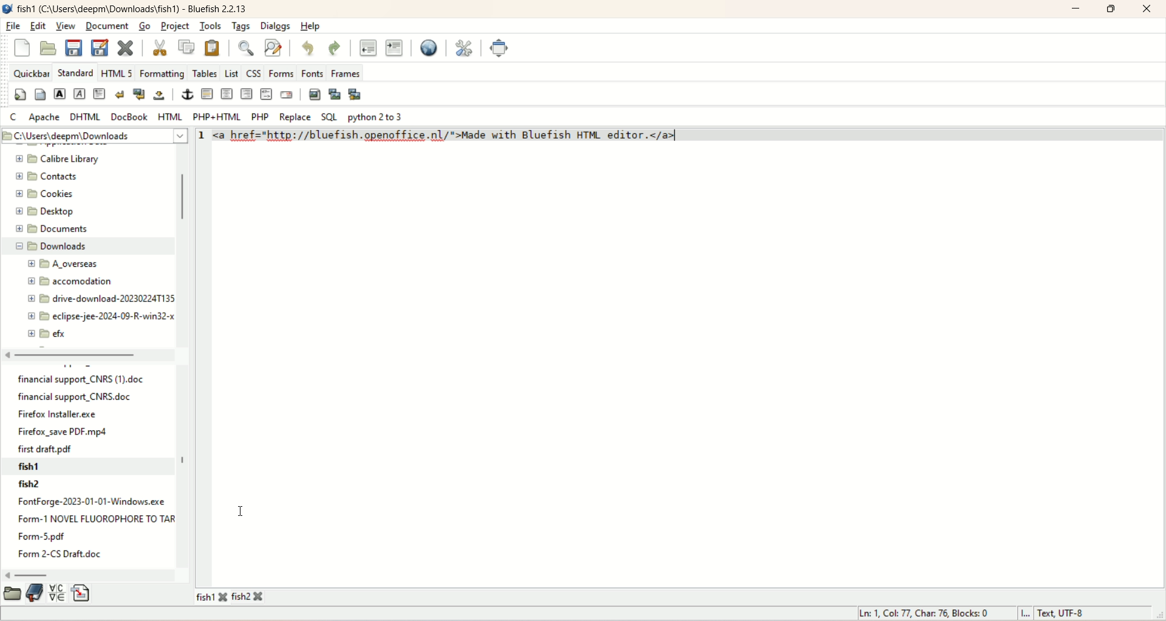  What do you see at coordinates (86, 118) in the screenshot?
I see `DHTML` at bounding box center [86, 118].